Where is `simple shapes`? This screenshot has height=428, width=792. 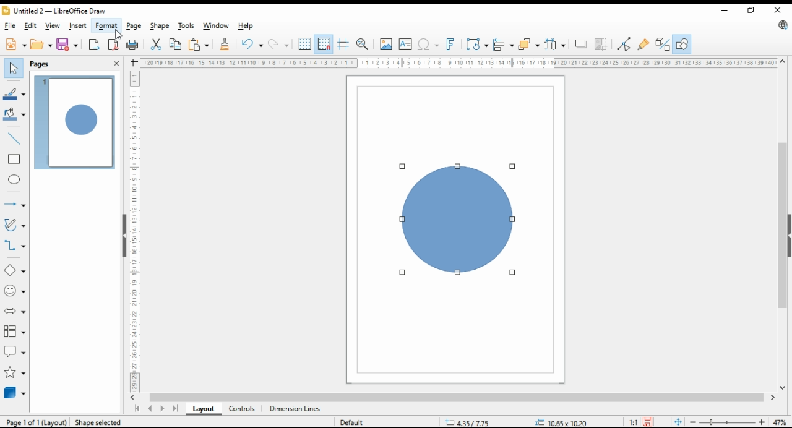
simple shapes is located at coordinates (14, 270).